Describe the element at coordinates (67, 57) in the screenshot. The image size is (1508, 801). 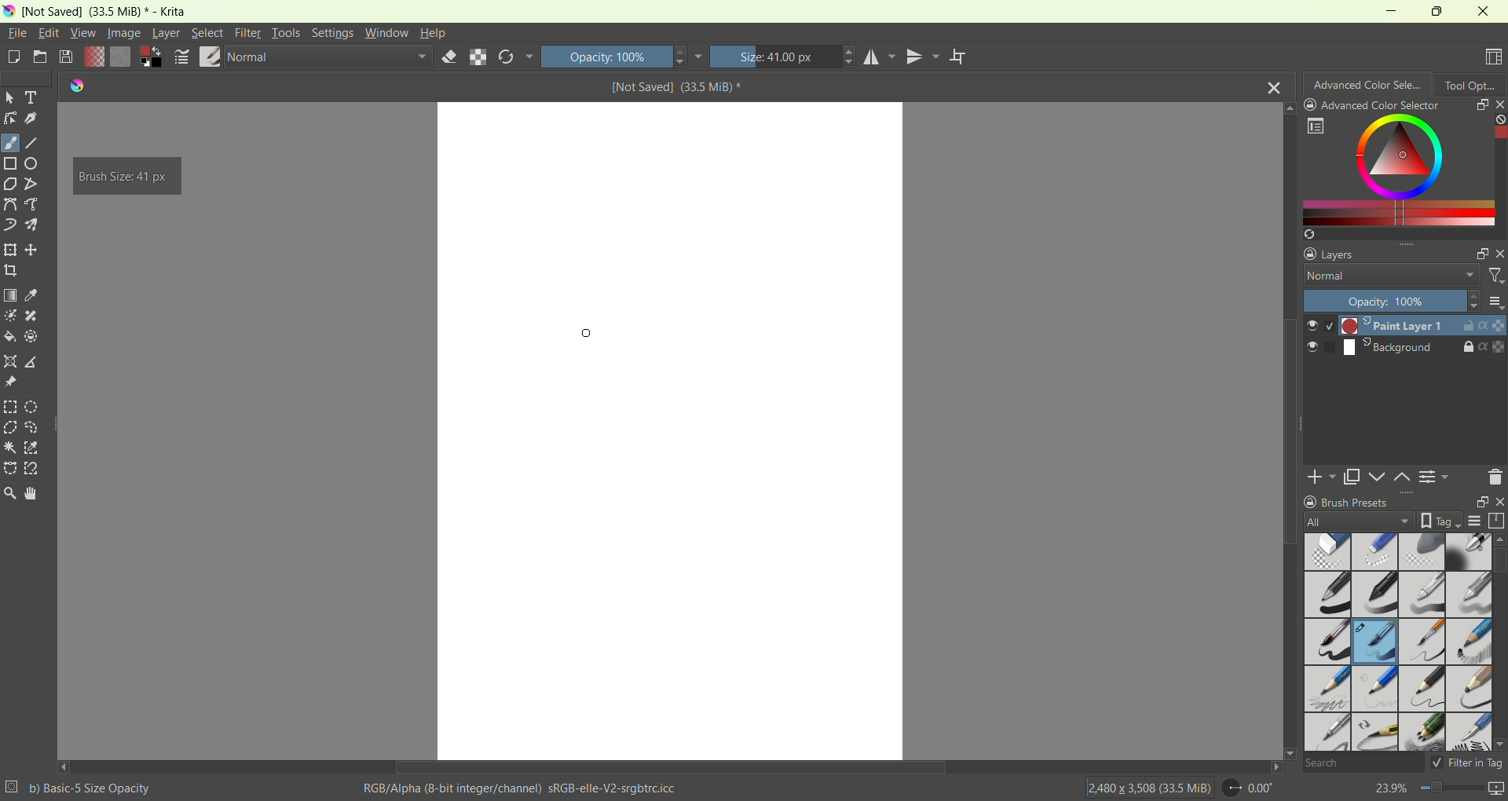
I see `save` at that location.